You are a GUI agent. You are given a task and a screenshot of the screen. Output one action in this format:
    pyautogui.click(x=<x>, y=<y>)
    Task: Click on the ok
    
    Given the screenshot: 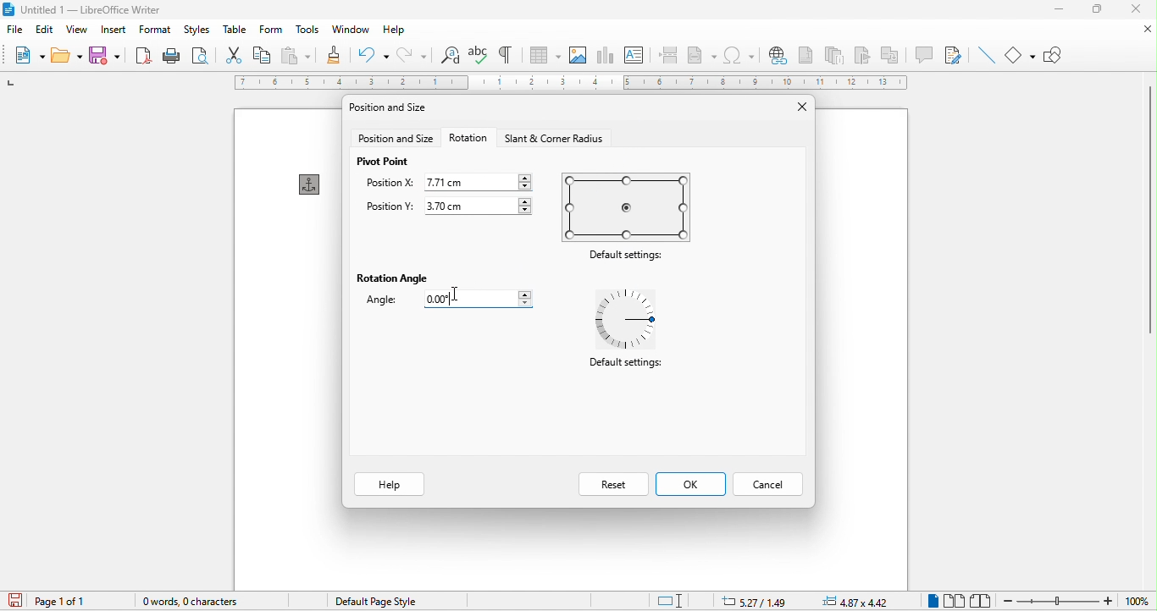 What is the action you would take?
    pyautogui.click(x=689, y=486)
    